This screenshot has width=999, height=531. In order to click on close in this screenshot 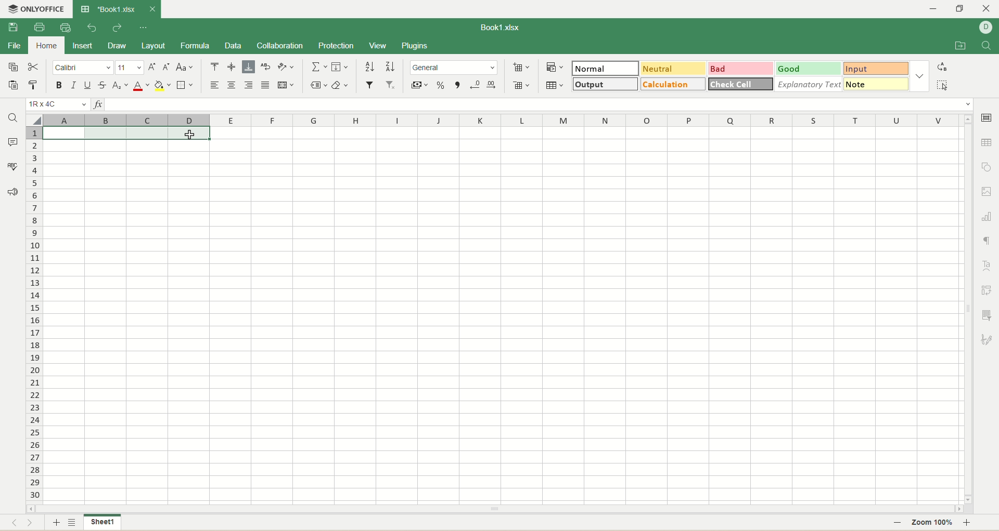, I will do `click(152, 10)`.